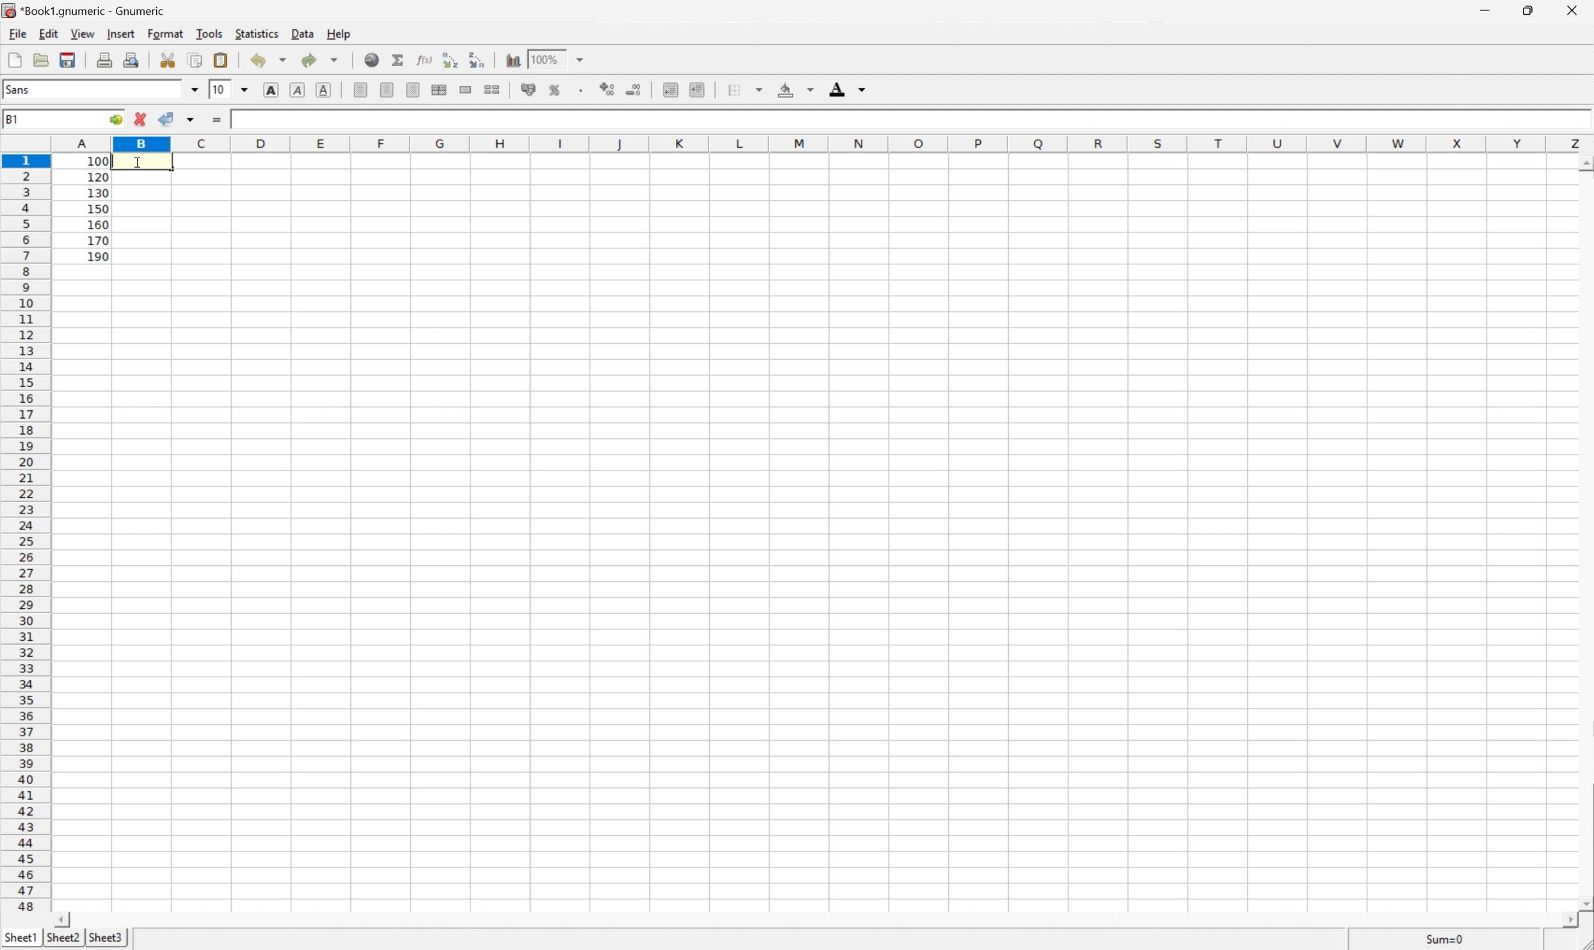 This screenshot has width=1594, height=950. I want to click on Column names, so click(820, 144).